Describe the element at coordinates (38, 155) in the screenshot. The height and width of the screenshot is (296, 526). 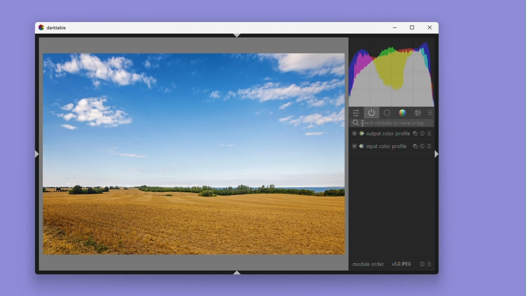
I see `shift+ctrl+l` at that location.